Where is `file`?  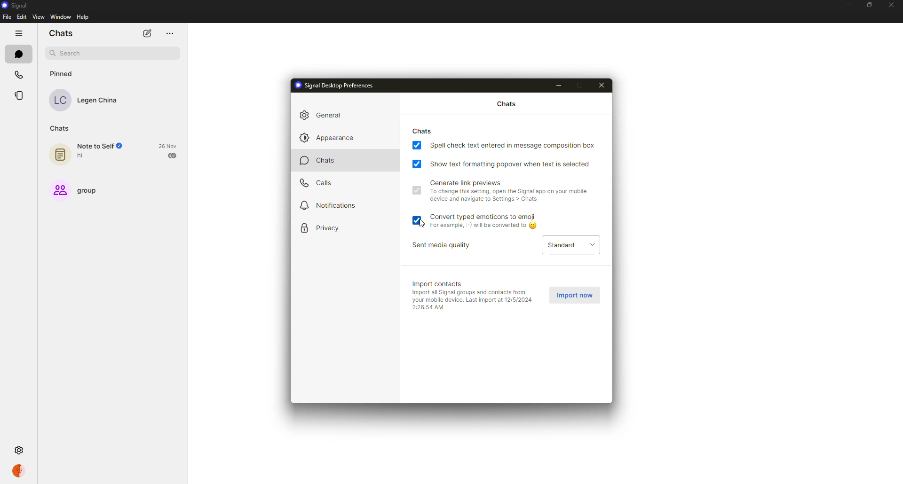 file is located at coordinates (7, 16).